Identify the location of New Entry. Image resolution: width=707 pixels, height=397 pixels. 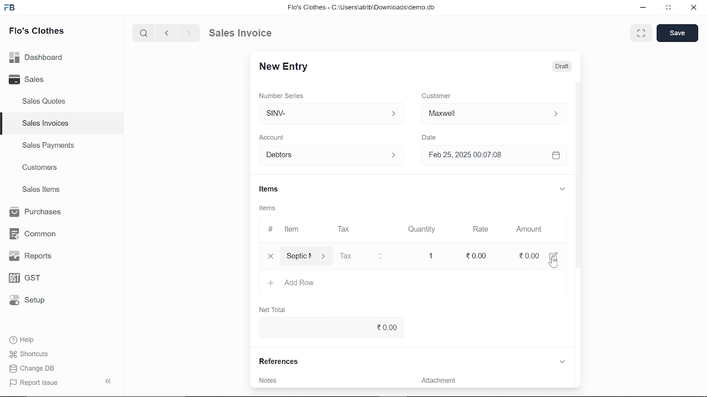
(284, 67).